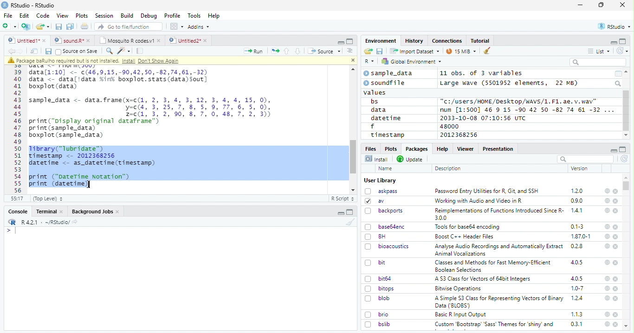  Describe the element at coordinates (627, 186) in the screenshot. I see `scroll bar` at that location.